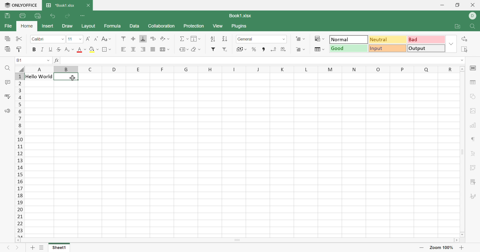 The image size is (480, 252). What do you see at coordinates (47, 60) in the screenshot?
I see `Drop down` at bounding box center [47, 60].